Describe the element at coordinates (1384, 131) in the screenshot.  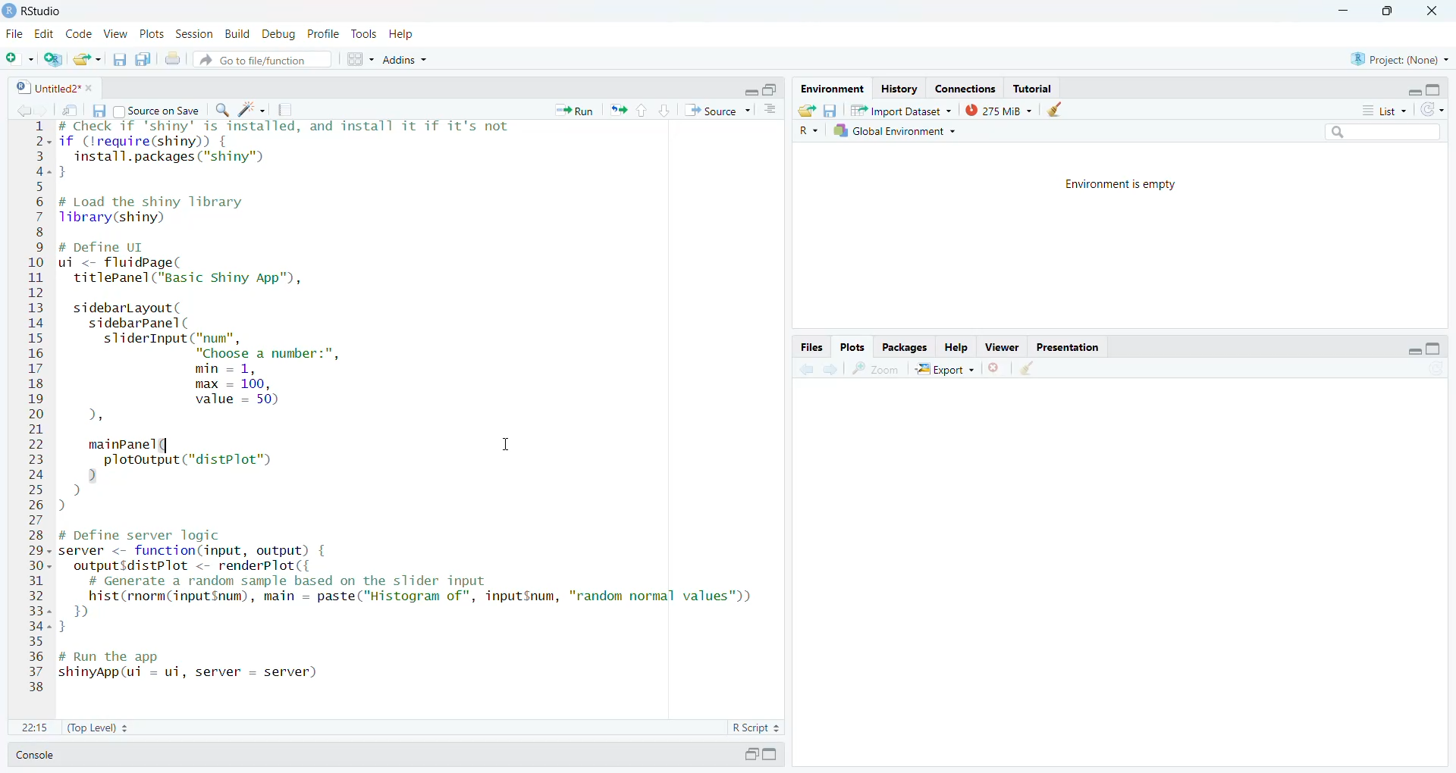
I see `search` at that location.